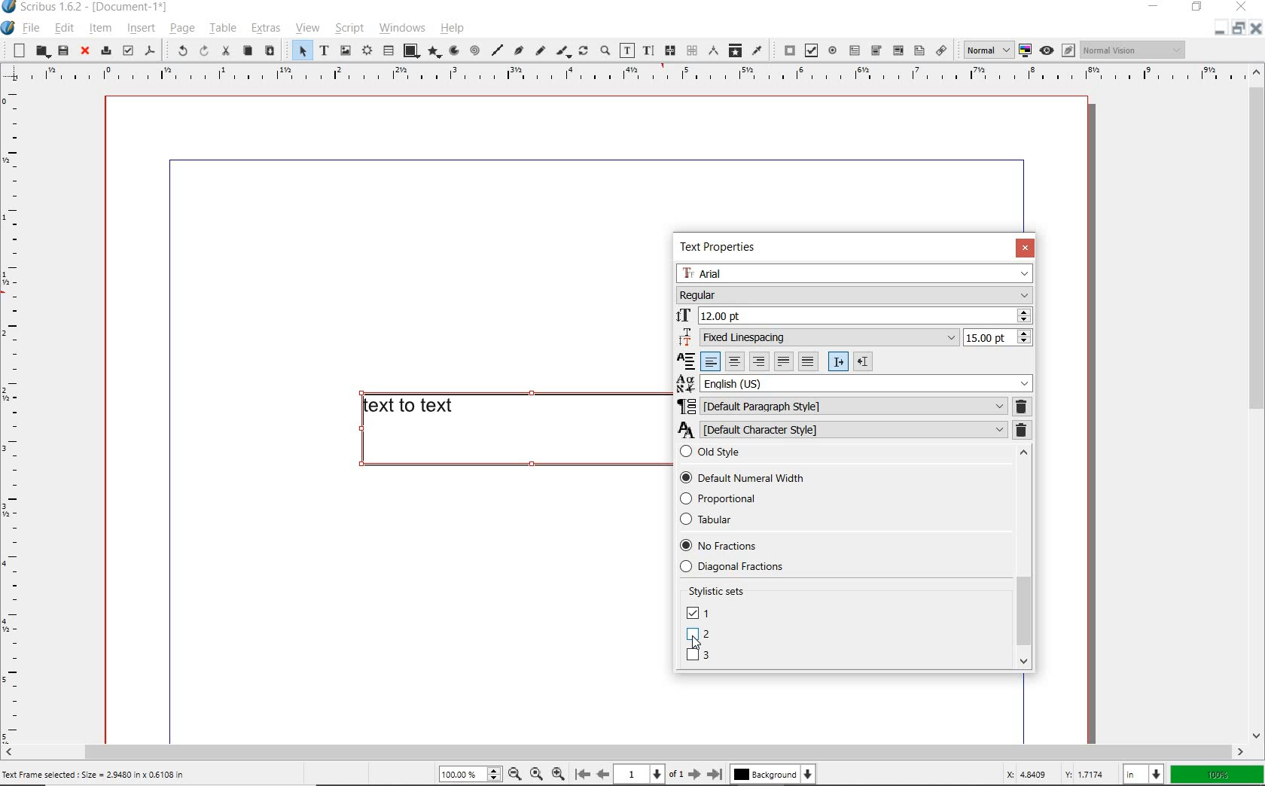 The width and height of the screenshot is (1265, 786). I want to click on Zoom in, so click(558, 772).